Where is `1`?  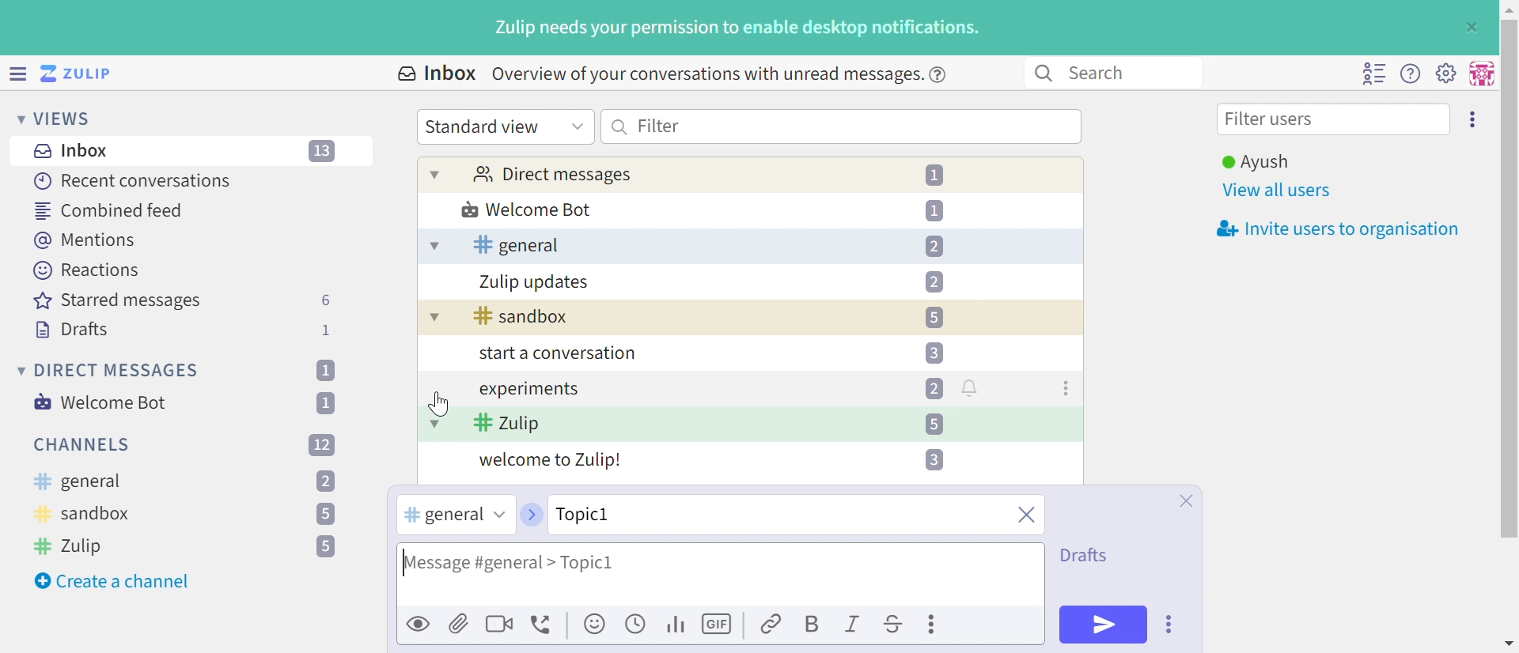 1 is located at coordinates (328, 330).